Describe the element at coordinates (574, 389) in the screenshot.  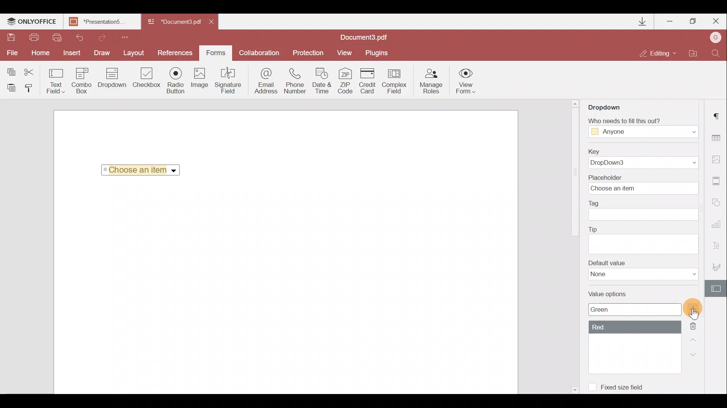
I see `Scroll down` at that location.